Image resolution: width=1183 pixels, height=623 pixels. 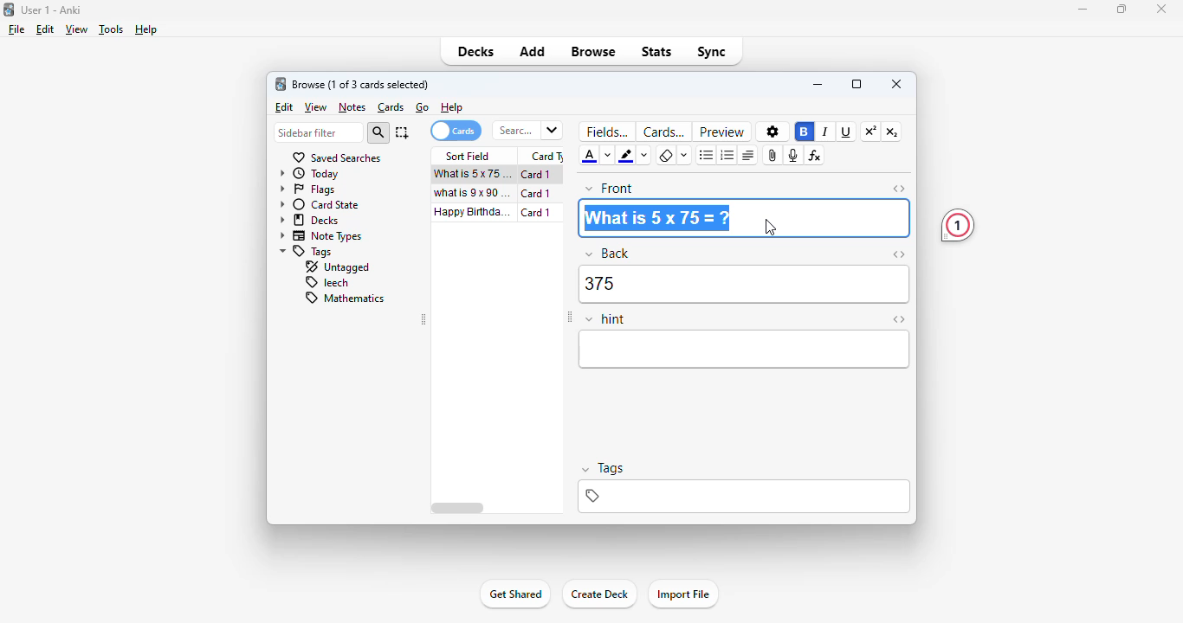 What do you see at coordinates (745, 350) in the screenshot?
I see `editor` at bounding box center [745, 350].